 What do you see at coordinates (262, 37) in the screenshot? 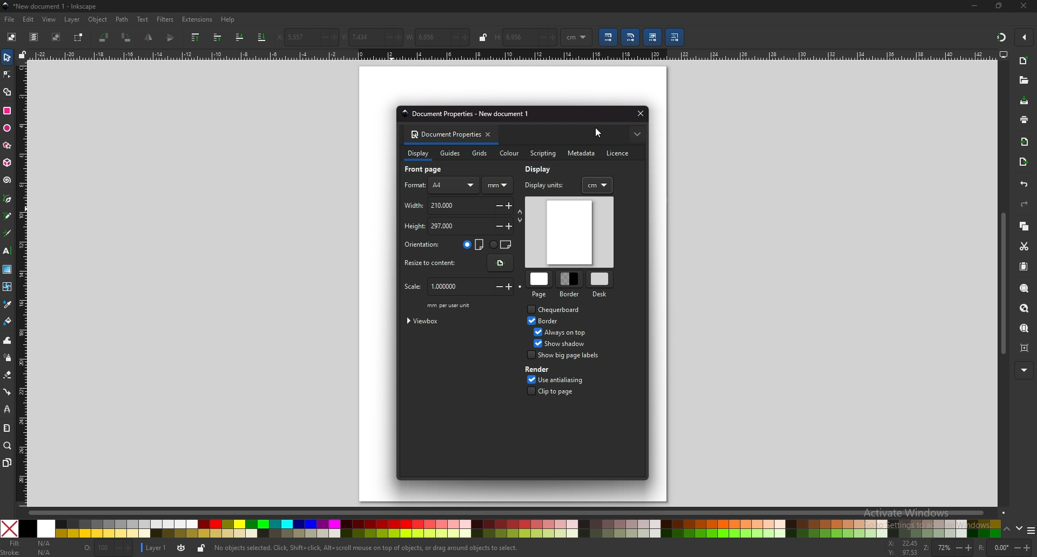
I see `lower selection to bottom` at bounding box center [262, 37].